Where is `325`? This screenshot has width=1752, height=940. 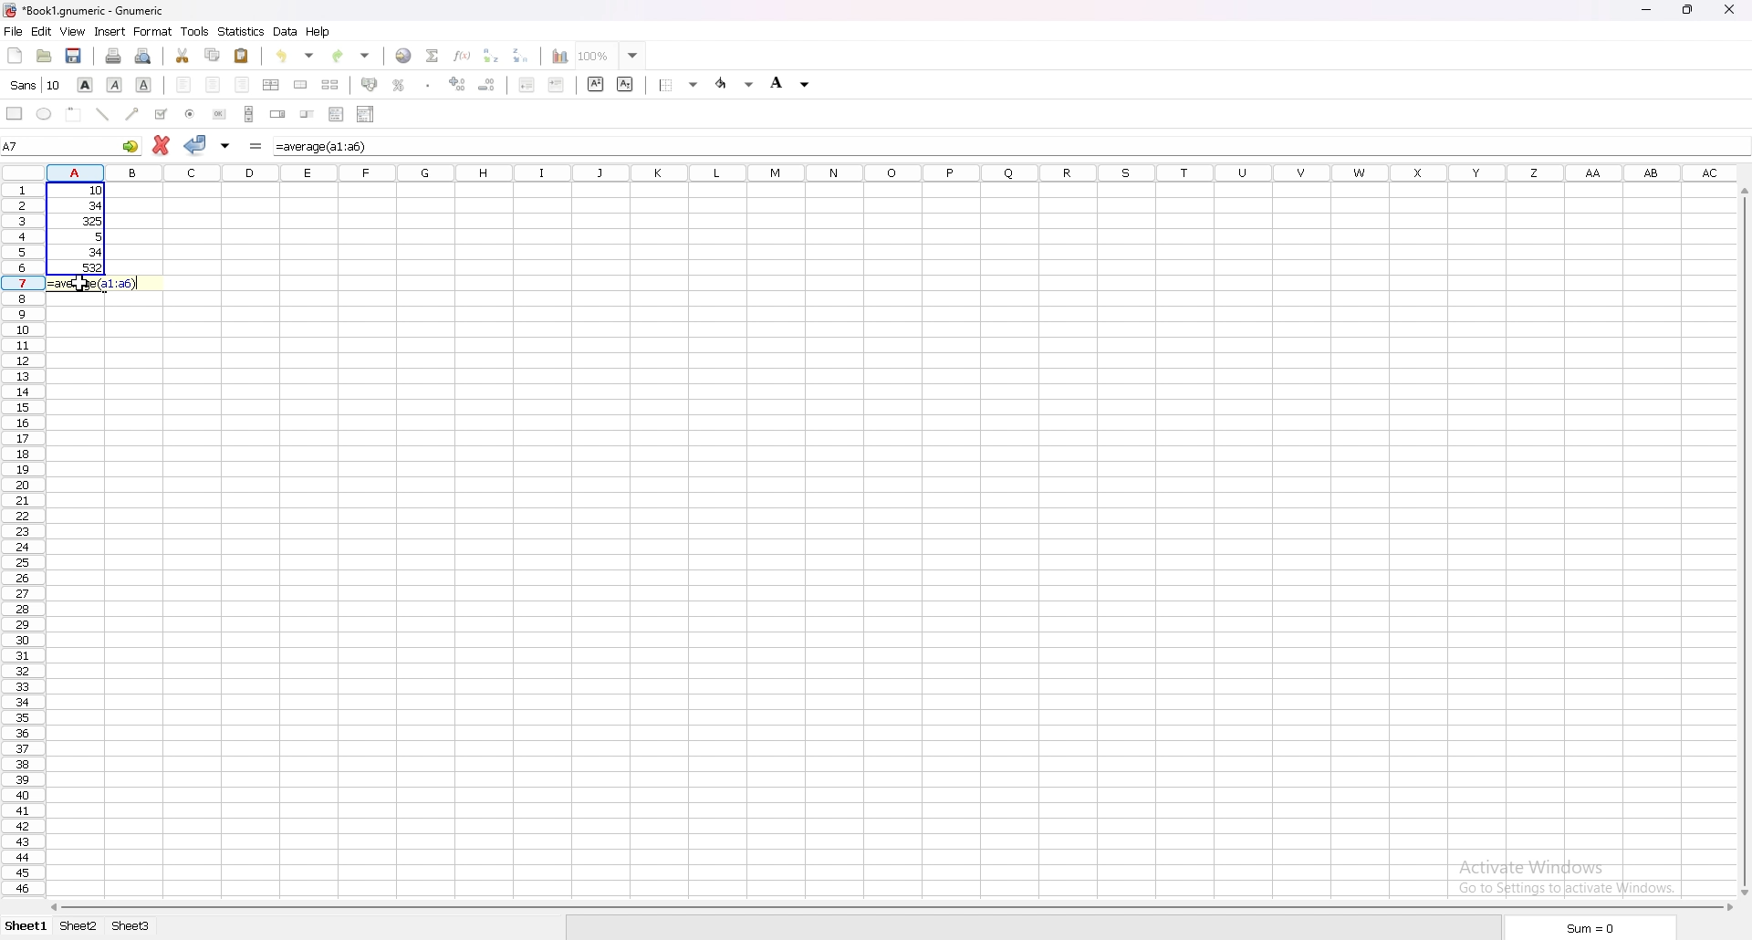
325 is located at coordinates (84, 220).